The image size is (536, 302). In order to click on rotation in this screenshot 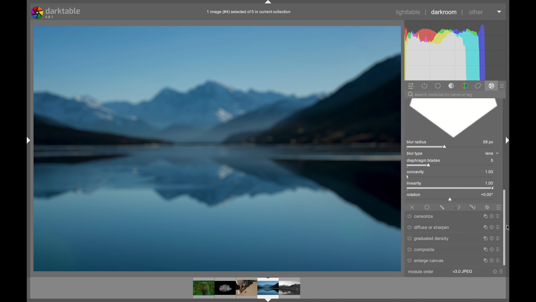, I will do `click(414, 195)`.